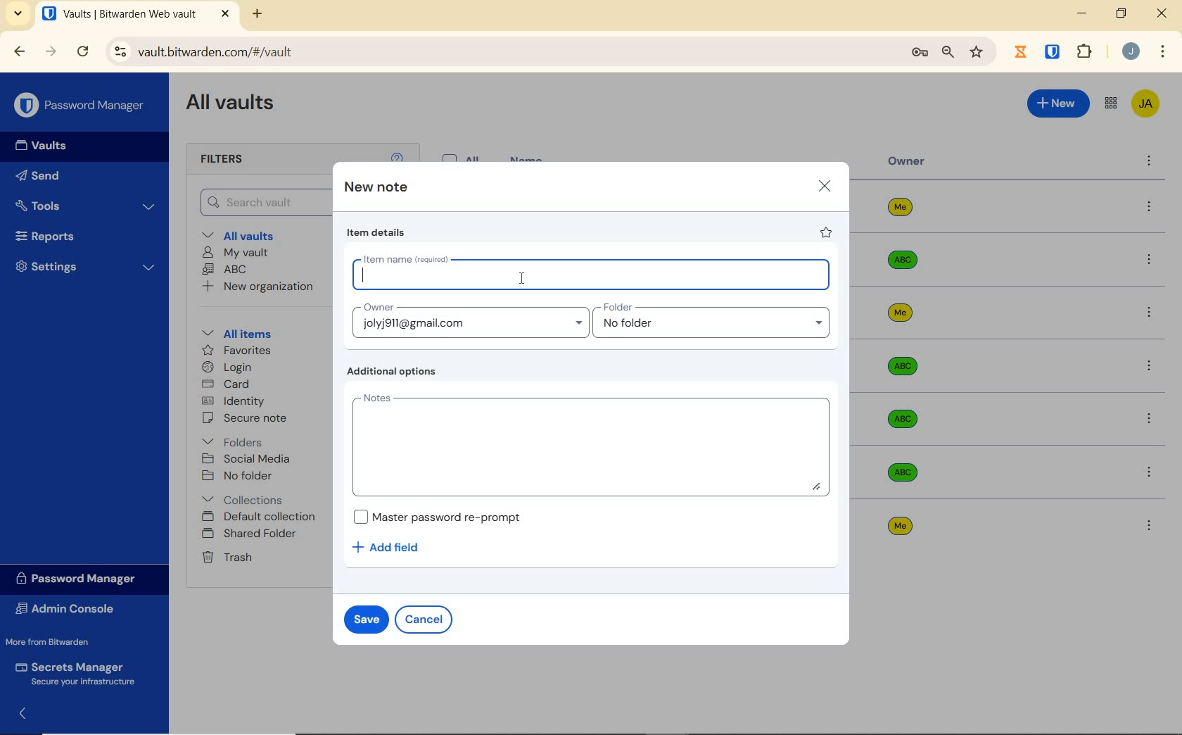 This screenshot has height=735, width=1182. Describe the element at coordinates (1053, 52) in the screenshot. I see `BITWARDEN` at that location.